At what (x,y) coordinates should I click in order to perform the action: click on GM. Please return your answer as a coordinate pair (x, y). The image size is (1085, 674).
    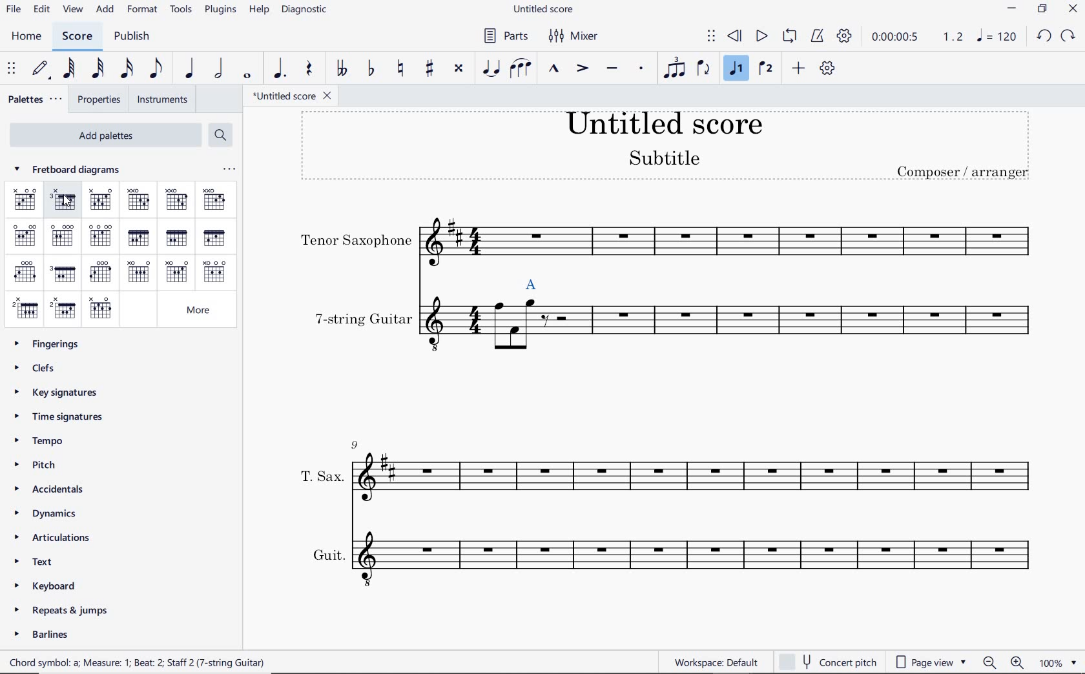
    Looking at the image, I should click on (66, 274).